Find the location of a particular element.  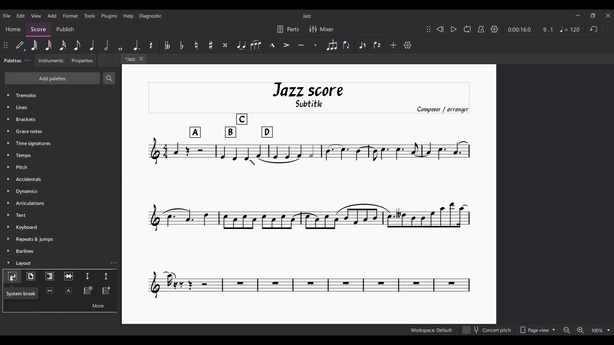

Close interface is located at coordinates (608, 16).